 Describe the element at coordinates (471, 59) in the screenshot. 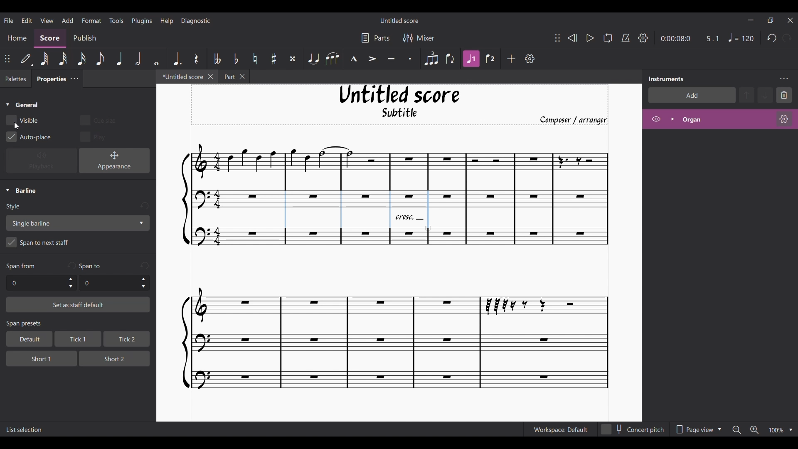

I see `Highlighted due to current selection` at that location.